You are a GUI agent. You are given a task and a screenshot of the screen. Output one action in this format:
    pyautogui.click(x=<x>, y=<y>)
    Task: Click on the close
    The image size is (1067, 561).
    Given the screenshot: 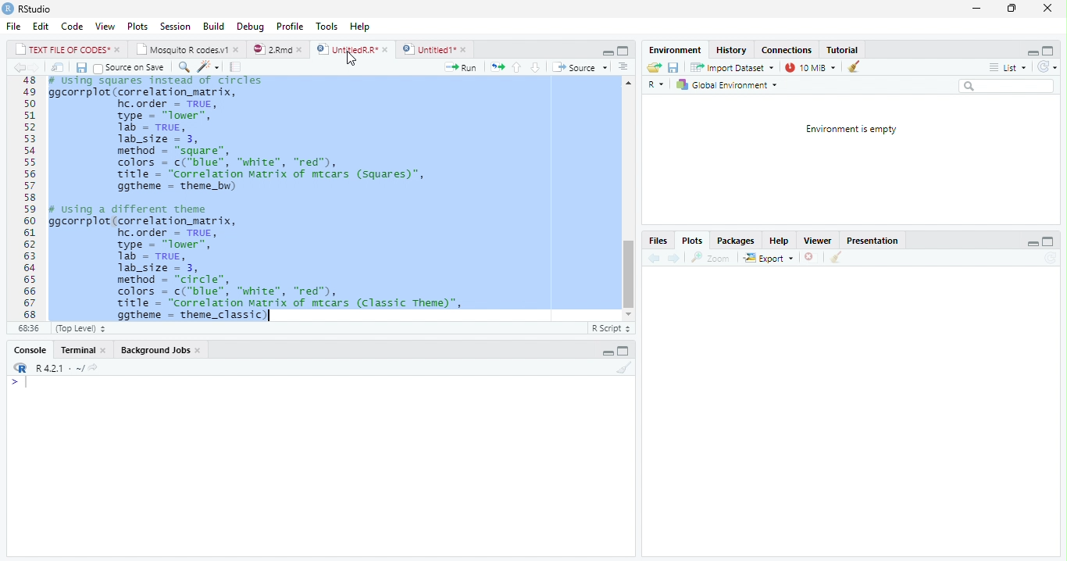 What is the action you would take?
    pyautogui.click(x=1044, y=8)
    